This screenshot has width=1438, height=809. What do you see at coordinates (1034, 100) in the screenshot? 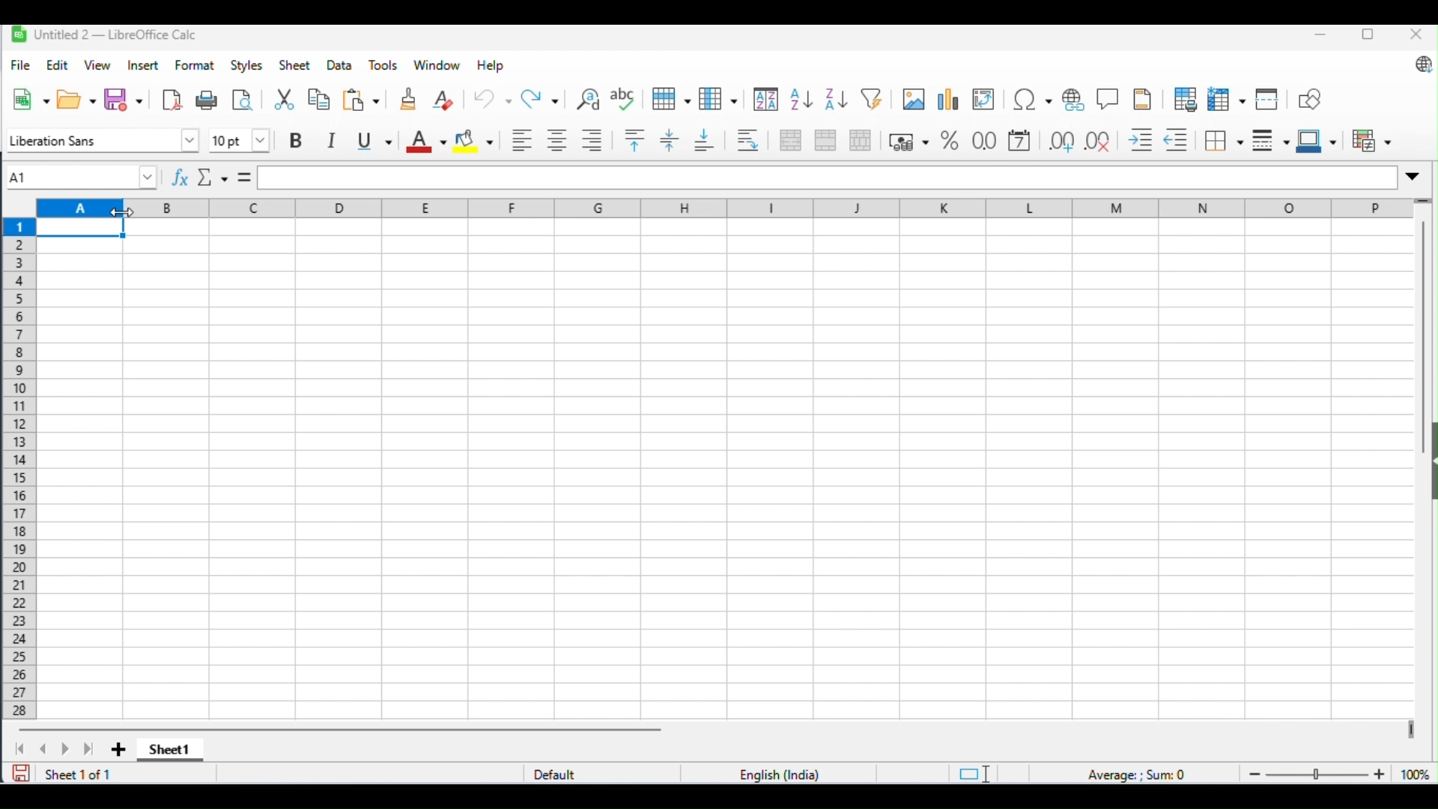
I see `insert special characters` at bounding box center [1034, 100].